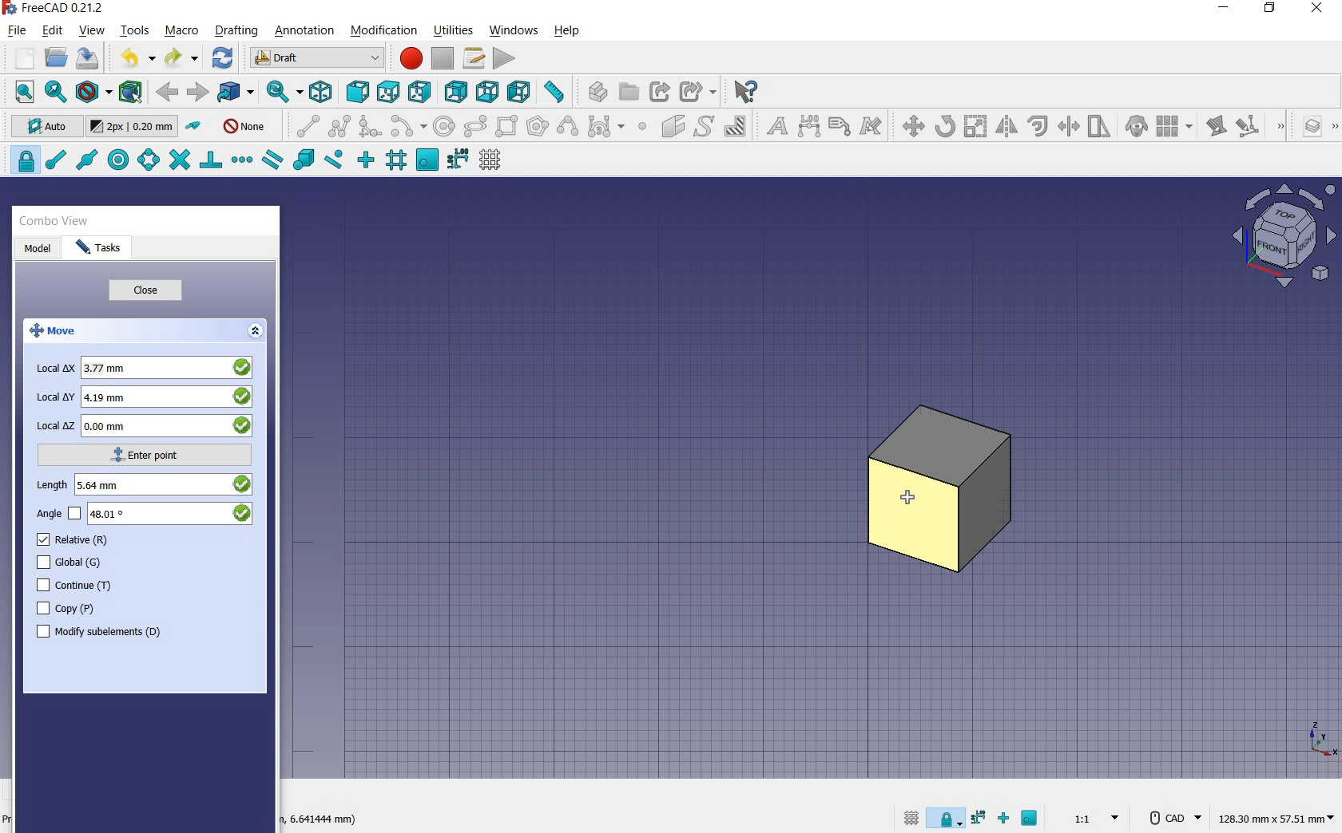 The height and width of the screenshot is (833, 1342). What do you see at coordinates (102, 247) in the screenshot?
I see `tasks` at bounding box center [102, 247].